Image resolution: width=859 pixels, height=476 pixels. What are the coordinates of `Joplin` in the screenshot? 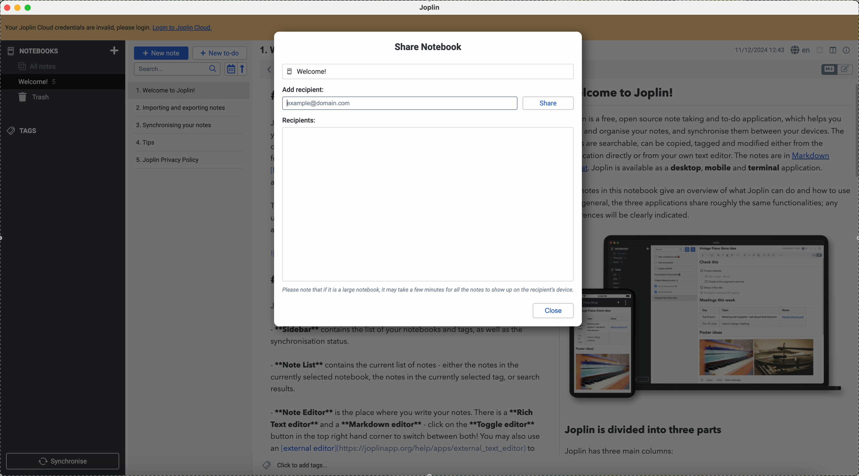 It's located at (431, 8).